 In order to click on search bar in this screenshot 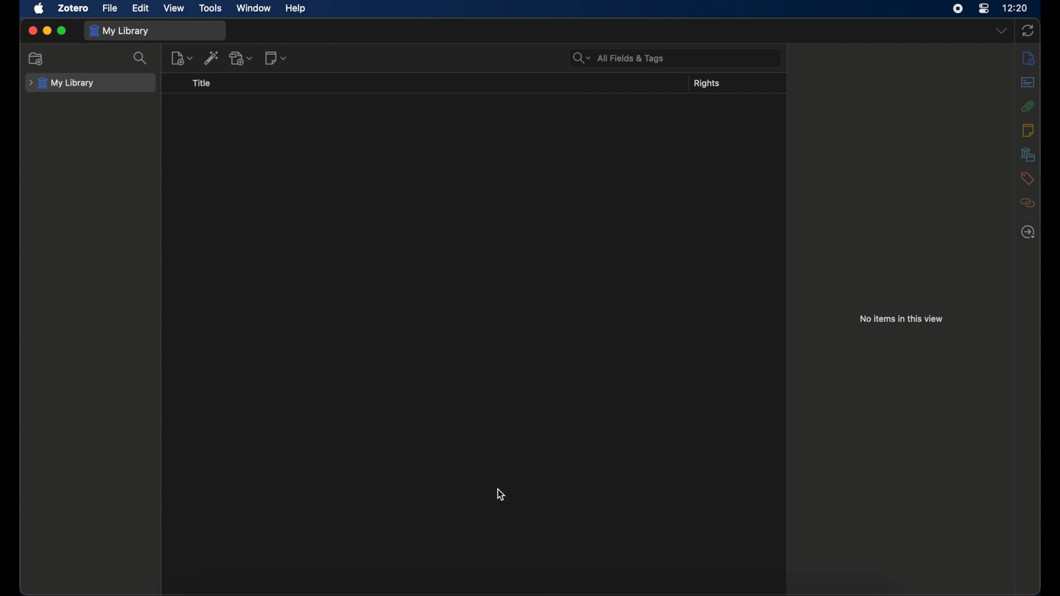, I will do `click(617, 58)`.